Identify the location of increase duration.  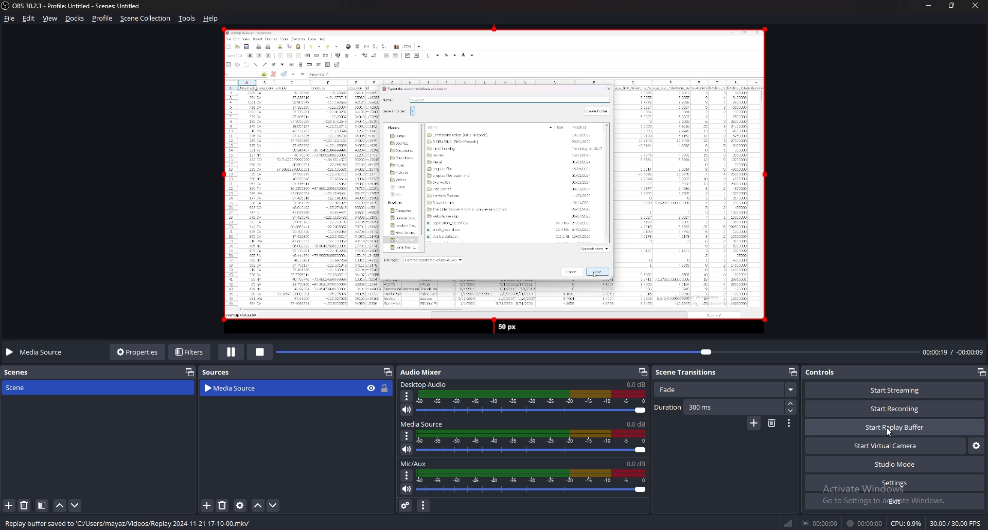
(792, 403).